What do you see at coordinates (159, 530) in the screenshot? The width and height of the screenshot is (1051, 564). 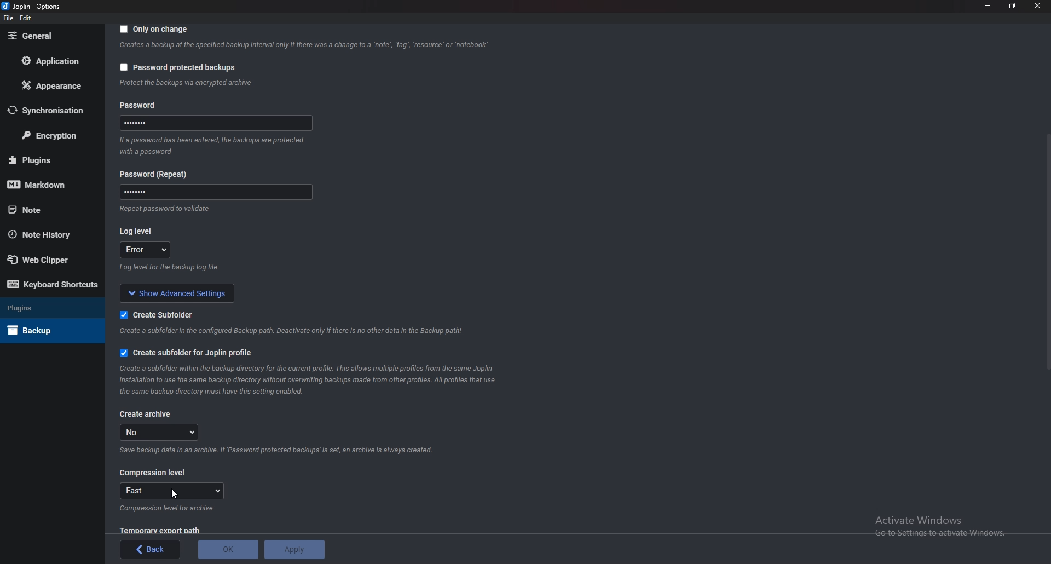 I see `Temporary export path` at bounding box center [159, 530].